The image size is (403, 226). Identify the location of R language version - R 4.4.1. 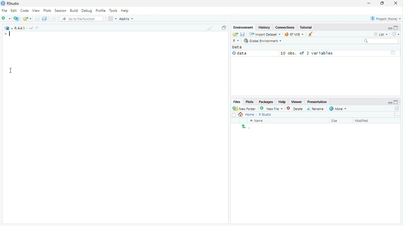
(24, 28).